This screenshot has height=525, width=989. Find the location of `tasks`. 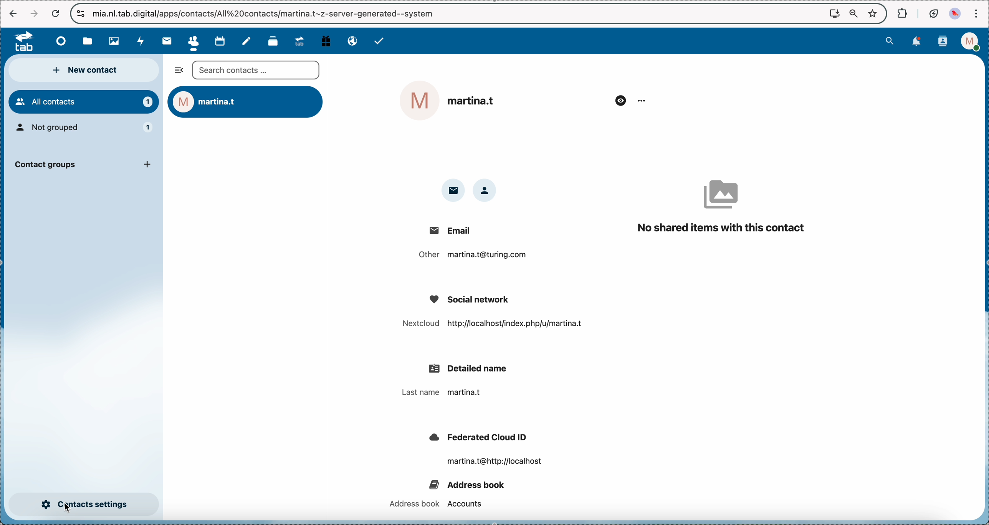

tasks is located at coordinates (382, 42).